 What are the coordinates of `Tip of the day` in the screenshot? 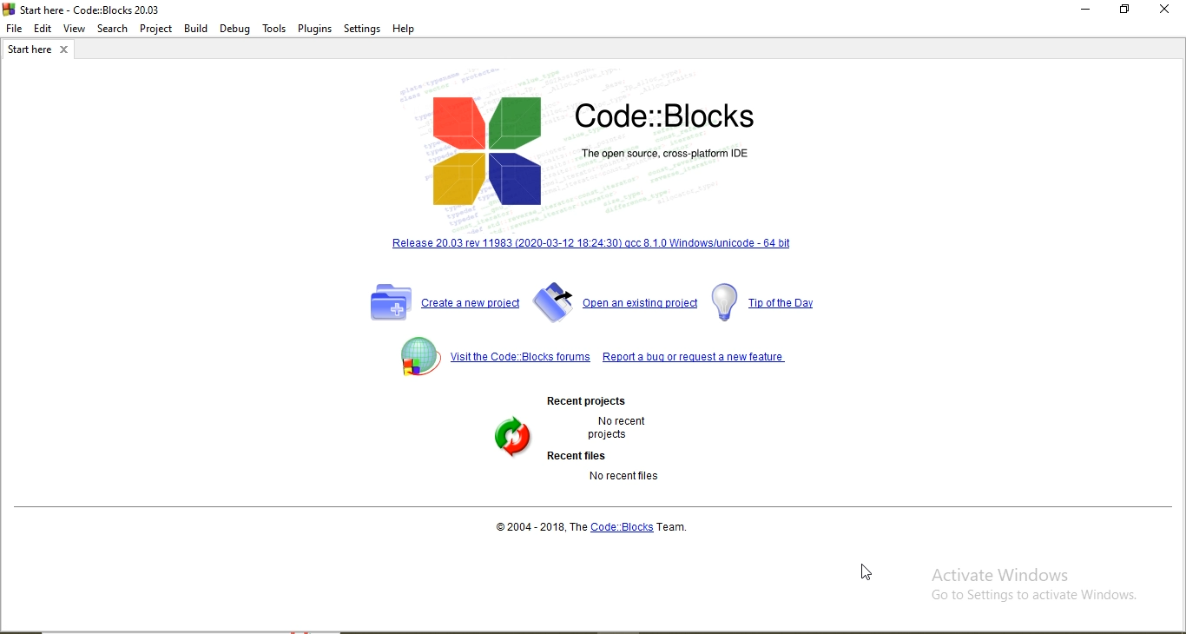 It's located at (768, 302).